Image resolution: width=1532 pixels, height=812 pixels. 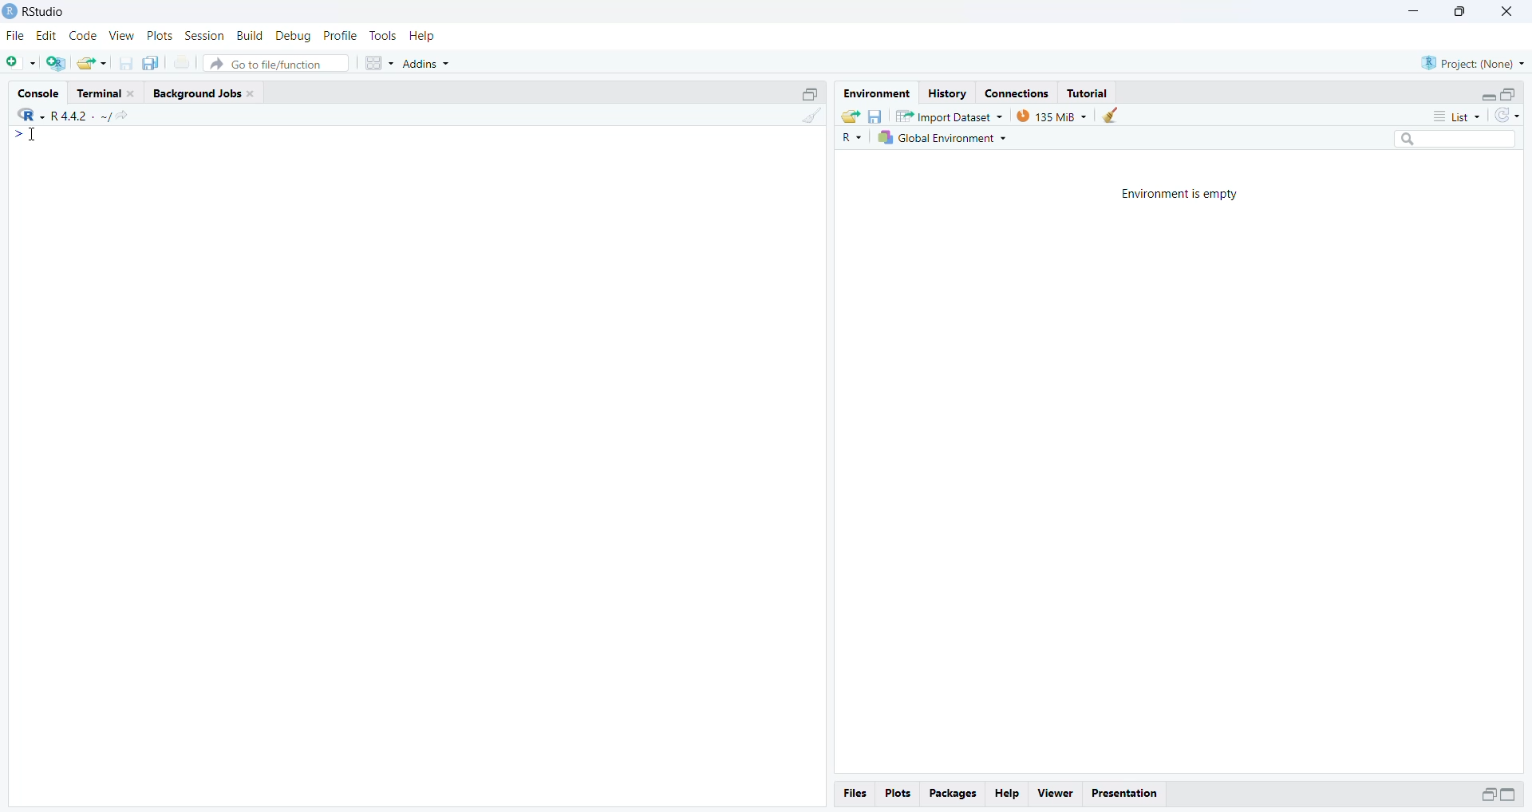 I want to click on Workspace panes, so click(x=378, y=62).